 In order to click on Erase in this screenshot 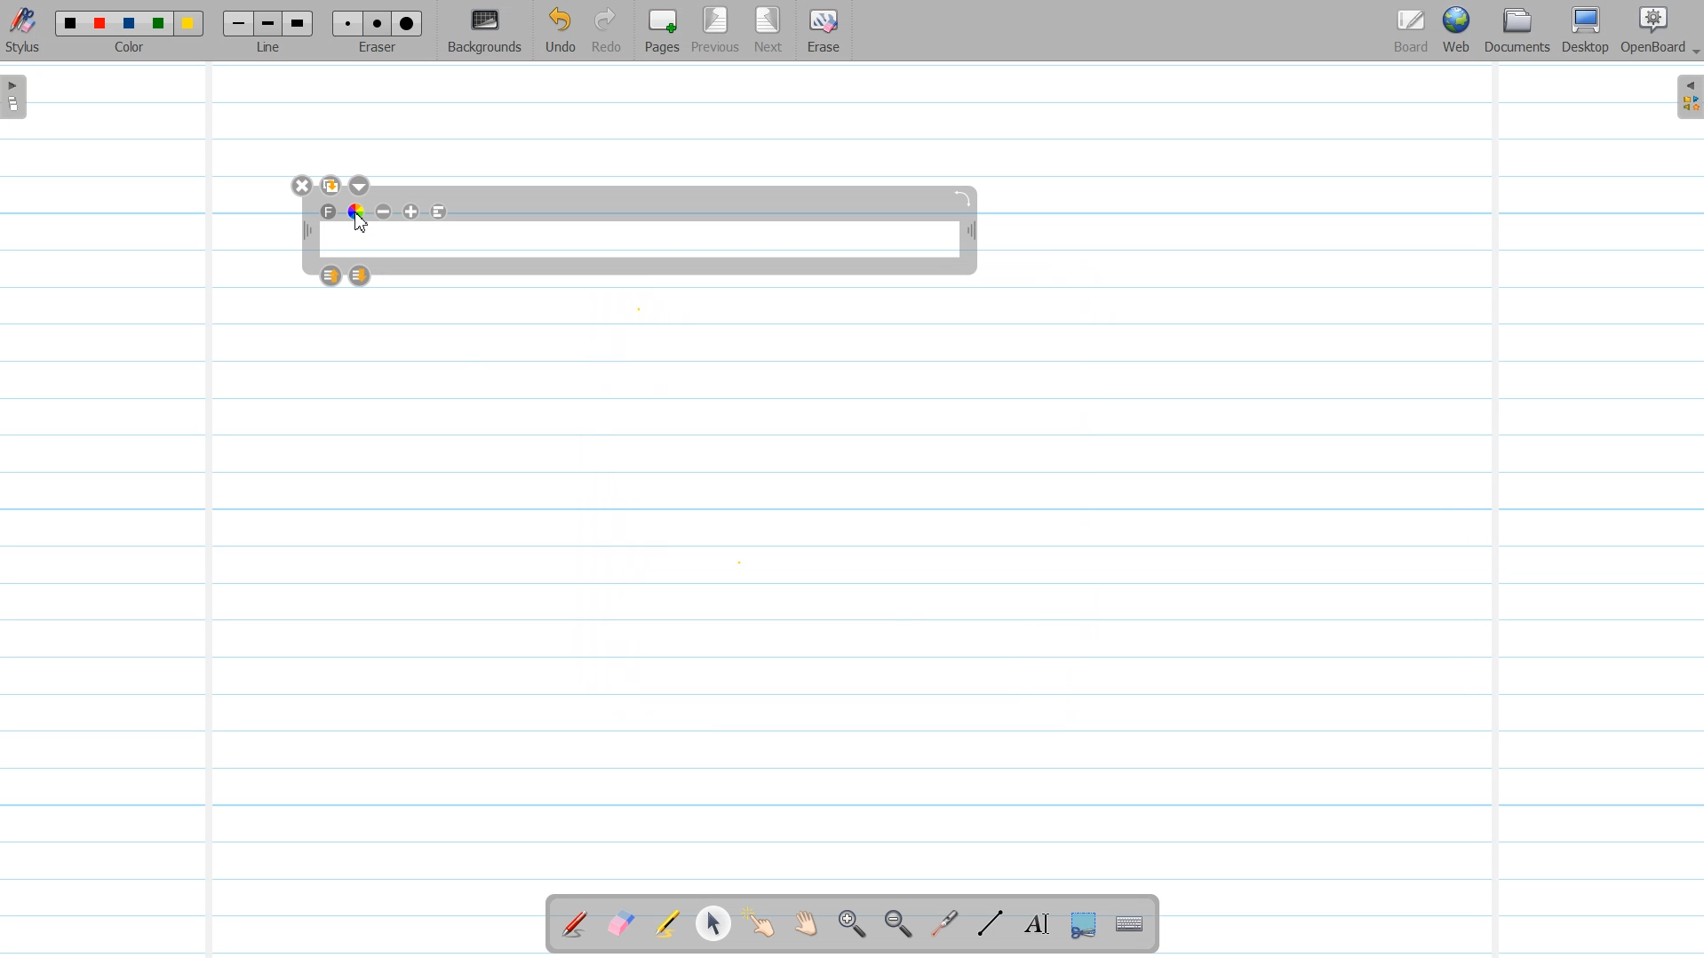, I will do `click(822, 31)`.